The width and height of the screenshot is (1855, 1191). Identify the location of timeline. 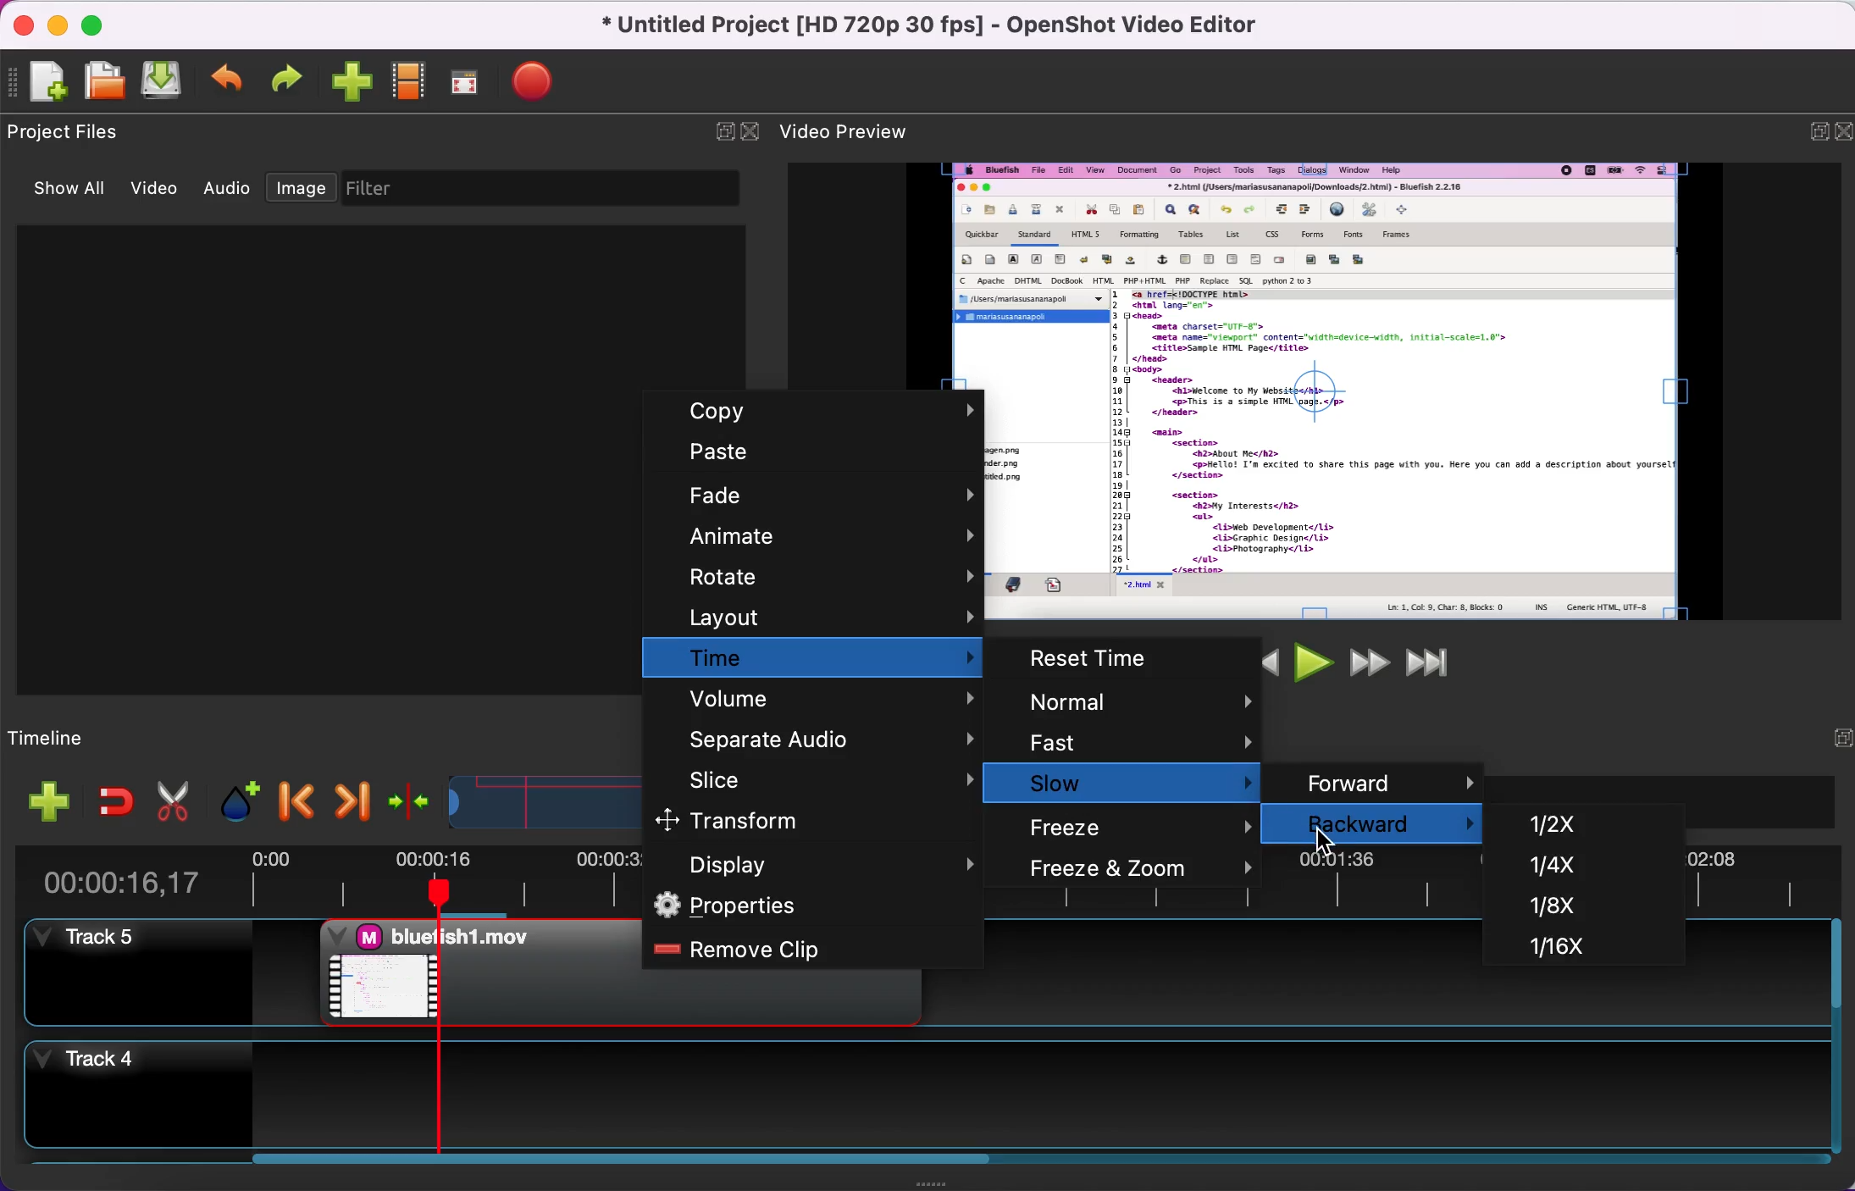
(528, 798).